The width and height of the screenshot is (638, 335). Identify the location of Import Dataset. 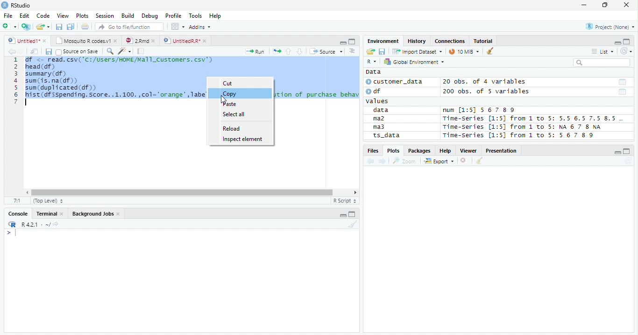
(416, 51).